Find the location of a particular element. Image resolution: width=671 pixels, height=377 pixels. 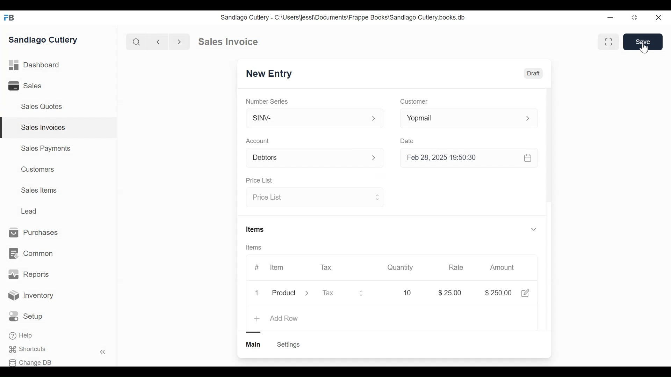

main is located at coordinates (254, 345).